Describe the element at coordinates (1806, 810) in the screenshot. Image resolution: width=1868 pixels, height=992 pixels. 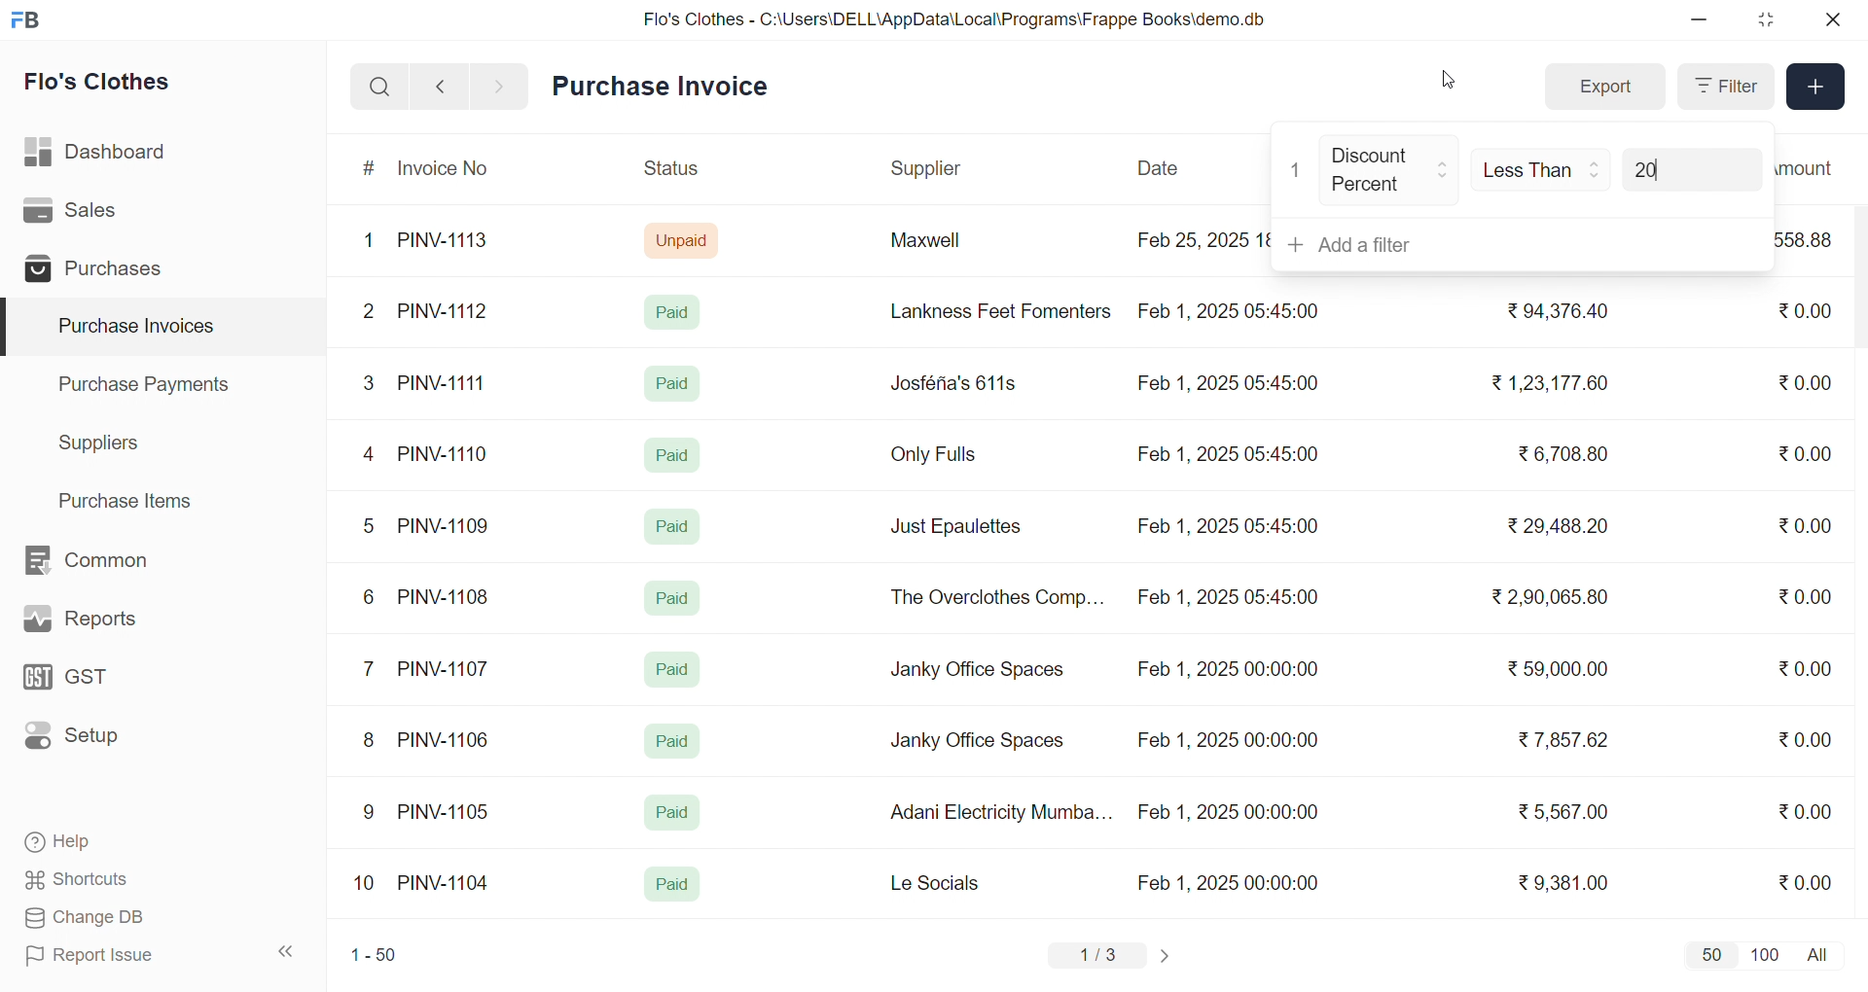
I see `₹0.00` at that location.